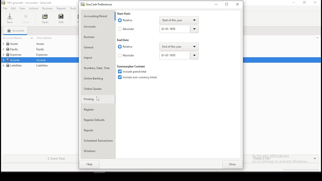  Describe the element at coordinates (17, 44) in the screenshot. I see `assets` at that location.